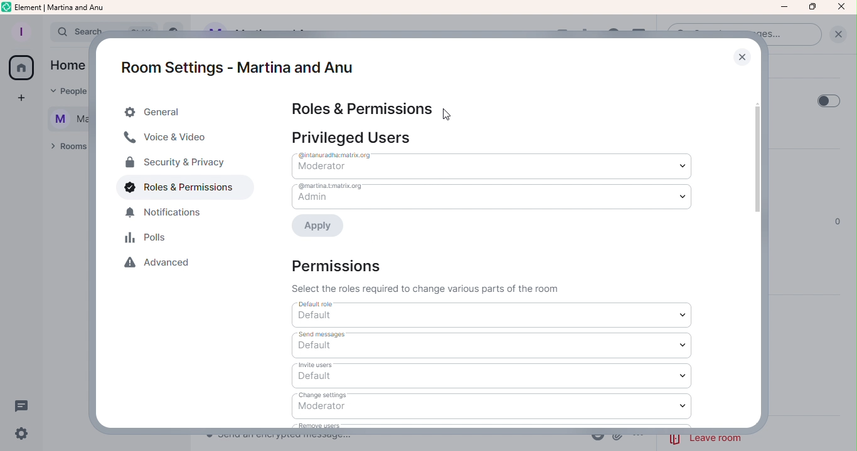 Image resolution: width=857 pixels, height=451 pixels. I want to click on Roles and permissions, so click(364, 108).